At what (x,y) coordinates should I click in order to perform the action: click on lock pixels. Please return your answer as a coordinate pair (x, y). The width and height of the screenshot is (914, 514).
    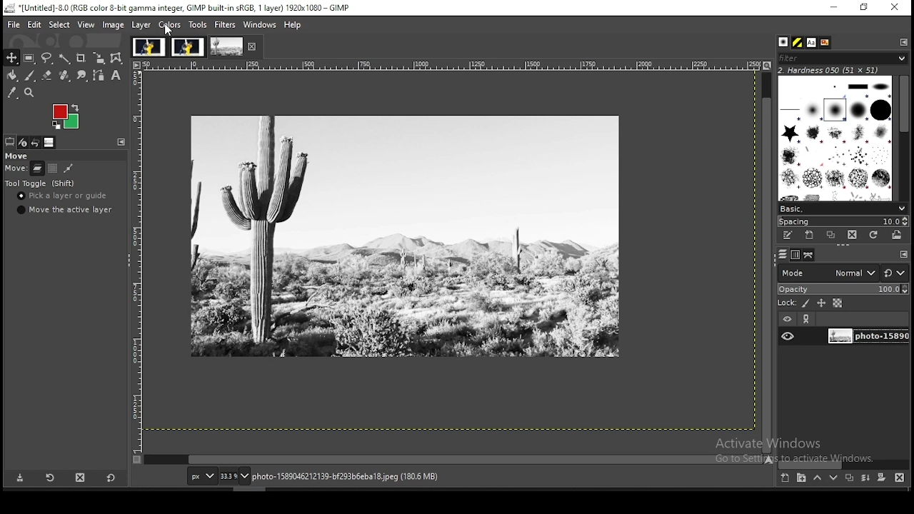
    Looking at the image, I should click on (793, 302).